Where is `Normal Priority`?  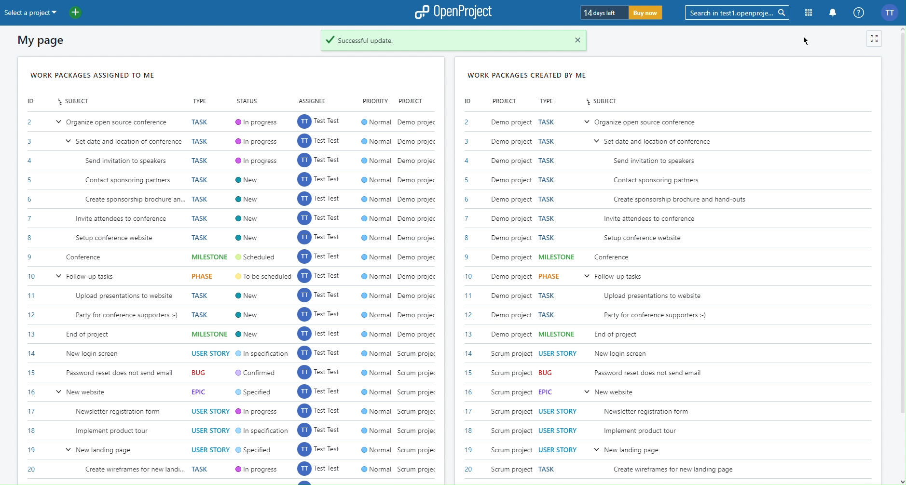 Normal Priority is located at coordinates (375, 299).